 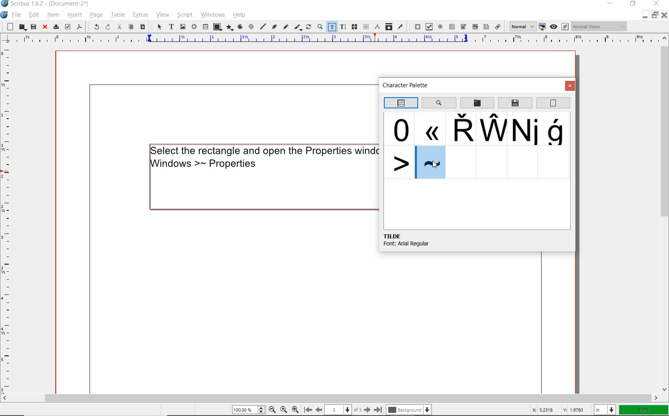 I want to click on link annotation, so click(x=498, y=26).